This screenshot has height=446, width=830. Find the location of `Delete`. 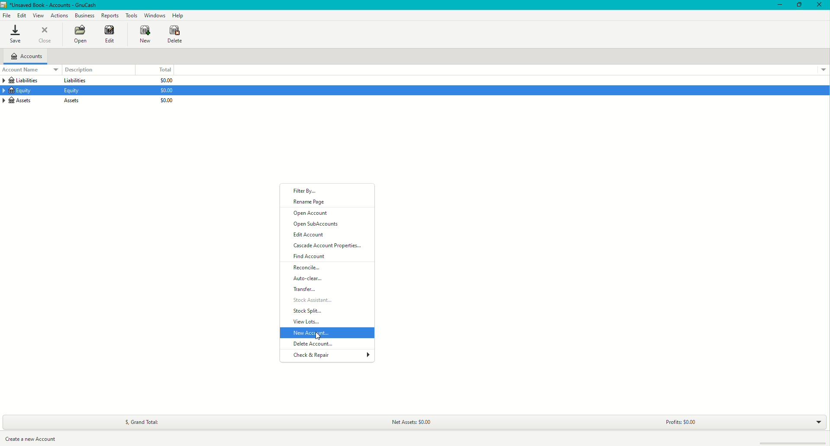

Delete is located at coordinates (177, 34).